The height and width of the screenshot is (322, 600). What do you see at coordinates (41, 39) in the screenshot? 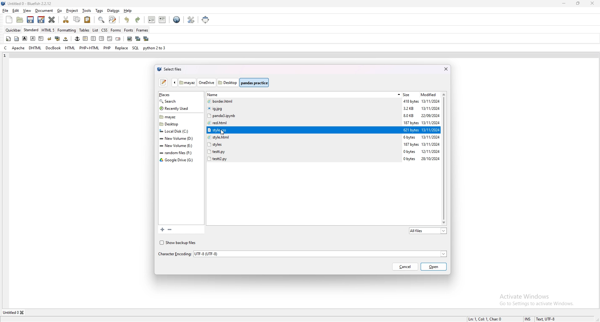
I see `paragraph` at bounding box center [41, 39].